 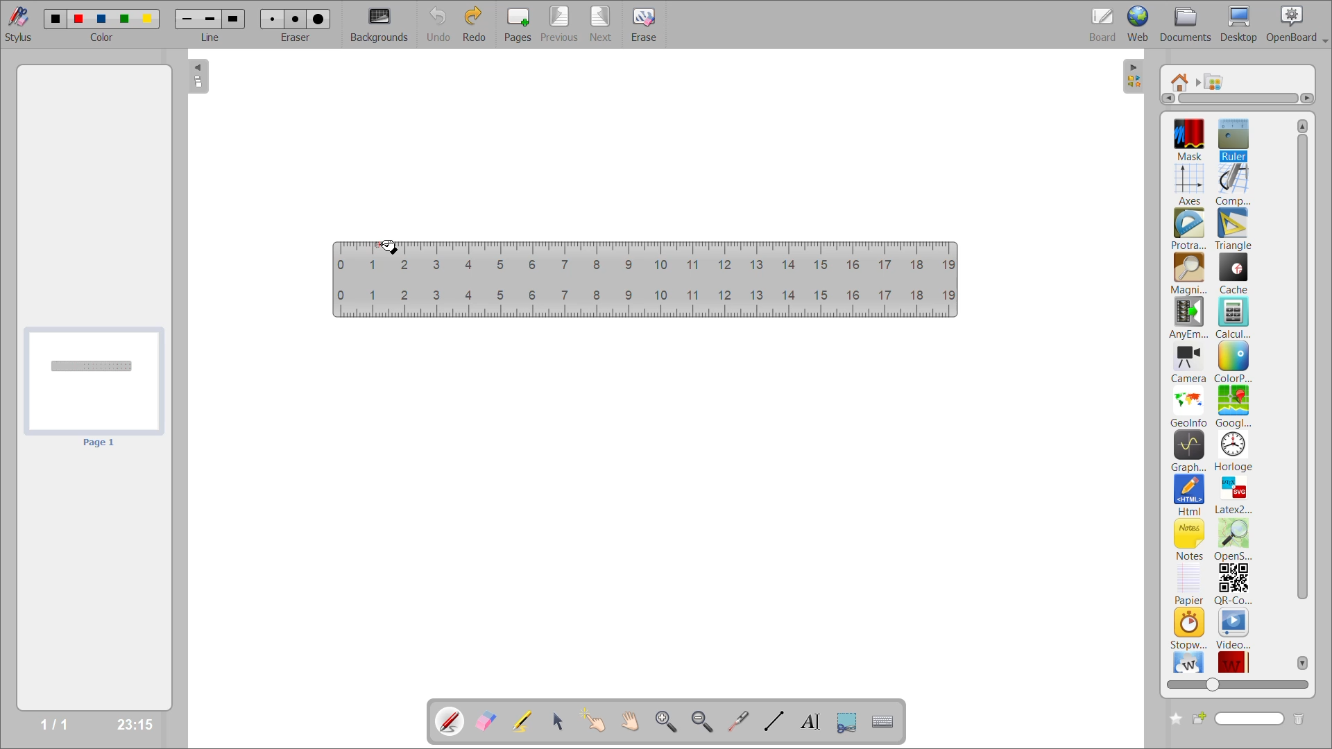 I want to click on compass, so click(x=1233, y=184).